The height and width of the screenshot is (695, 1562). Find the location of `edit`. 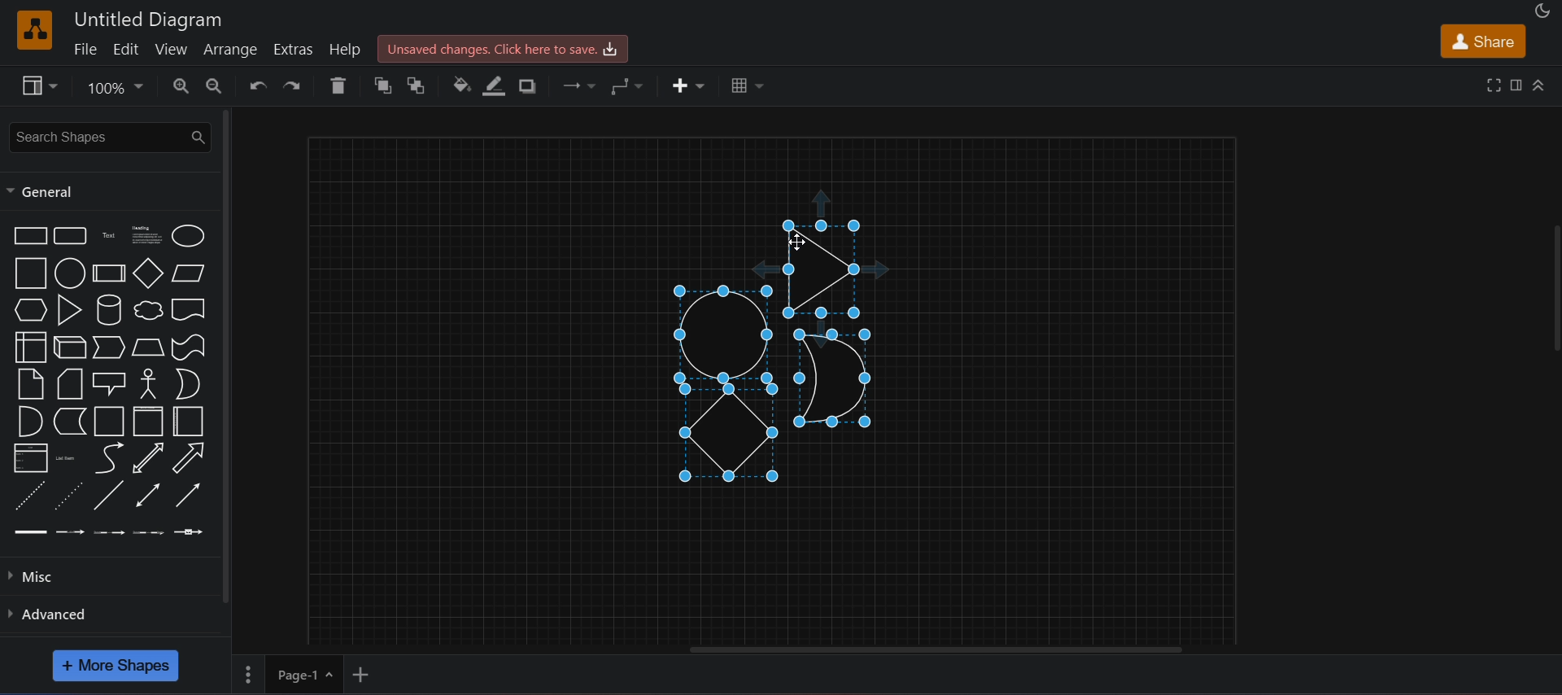

edit is located at coordinates (128, 49).